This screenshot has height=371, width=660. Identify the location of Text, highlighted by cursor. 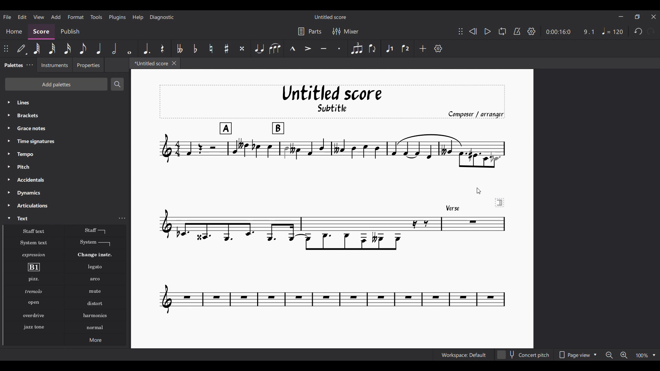
(59, 218).